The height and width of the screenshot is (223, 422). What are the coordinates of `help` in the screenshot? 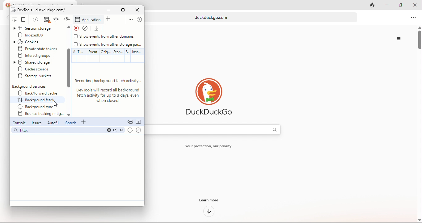 It's located at (140, 20).